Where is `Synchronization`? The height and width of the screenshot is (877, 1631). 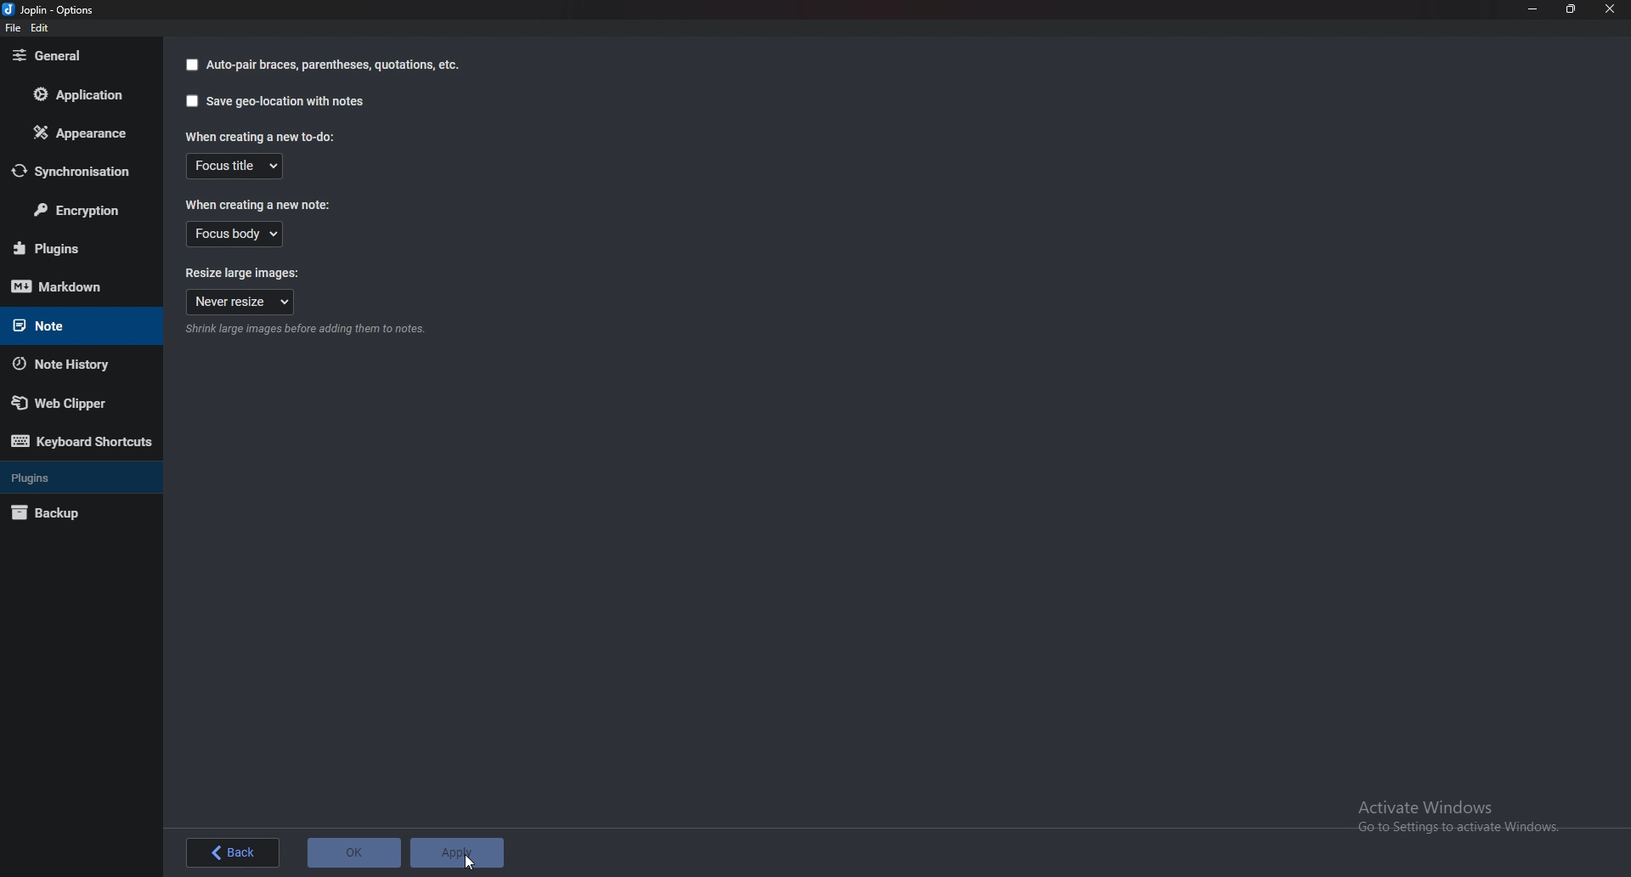
Synchronization is located at coordinates (79, 171).